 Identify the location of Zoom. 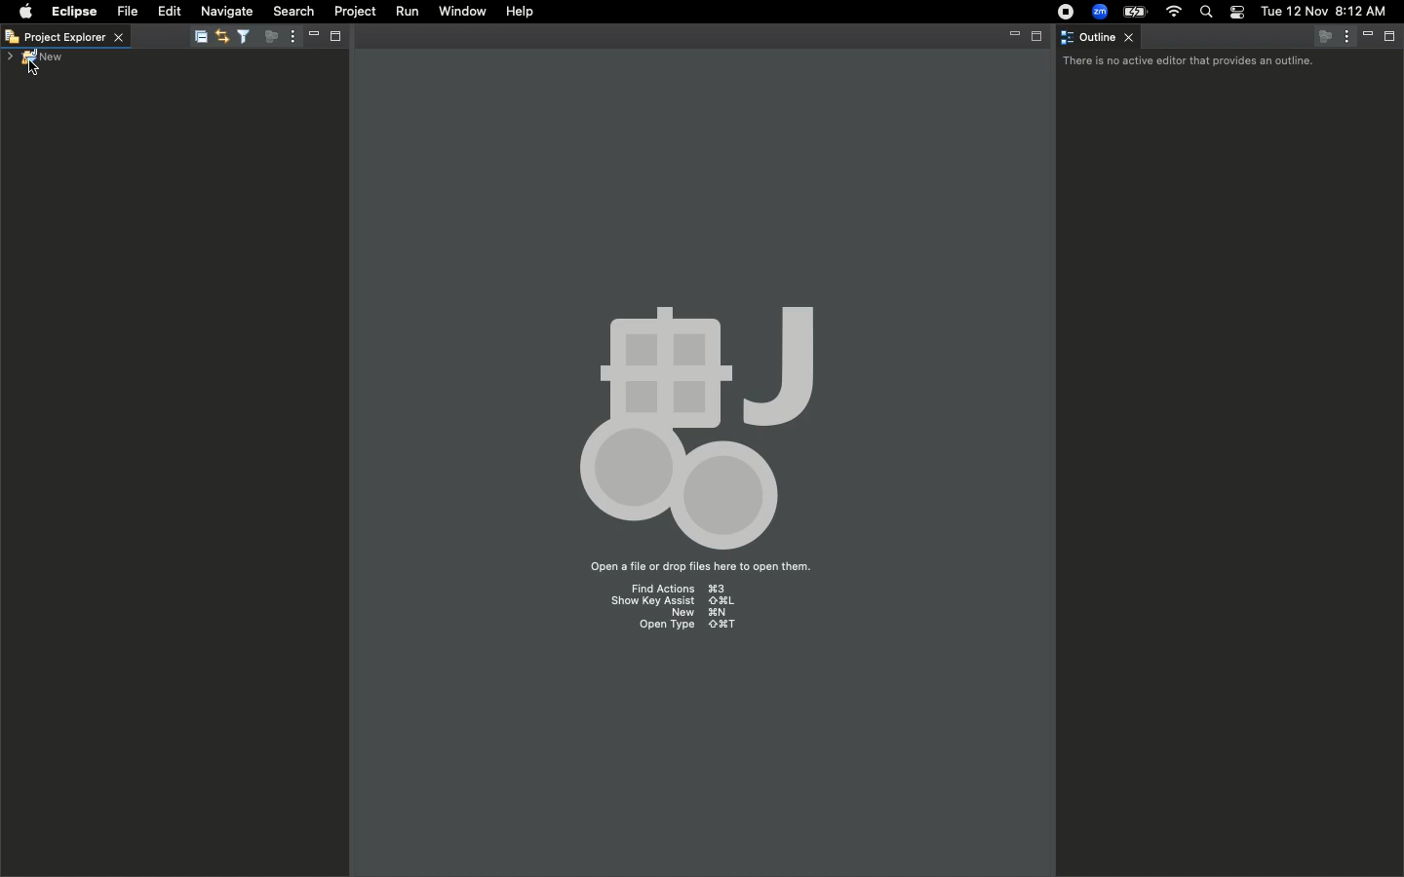
(1097, 12).